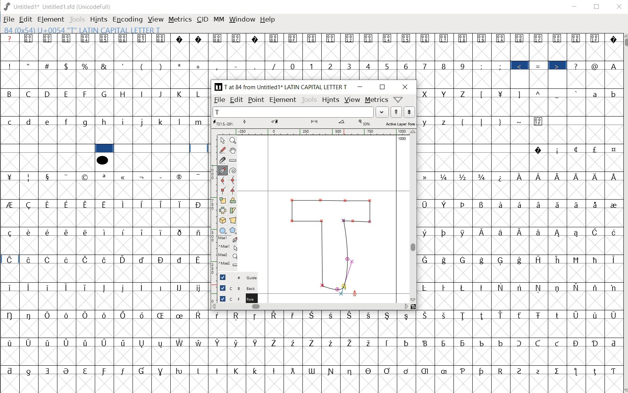 This screenshot has width=628, height=393. I want to click on Symbol, so click(86, 204).